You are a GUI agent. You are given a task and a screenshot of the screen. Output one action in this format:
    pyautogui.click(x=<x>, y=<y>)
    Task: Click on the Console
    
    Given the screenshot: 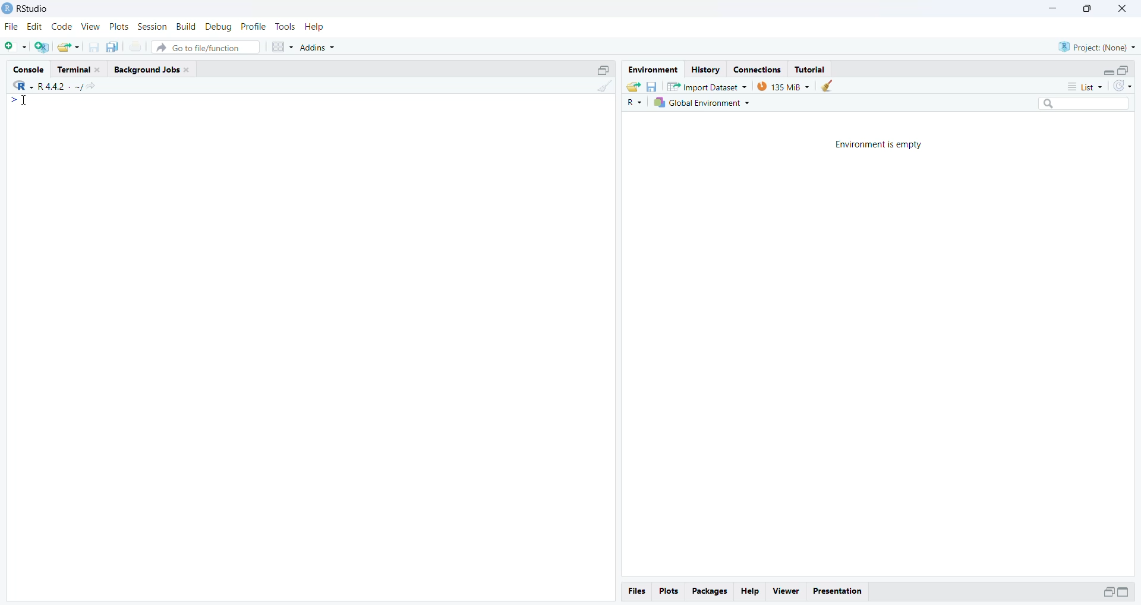 What is the action you would take?
    pyautogui.click(x=30, y=68)
    